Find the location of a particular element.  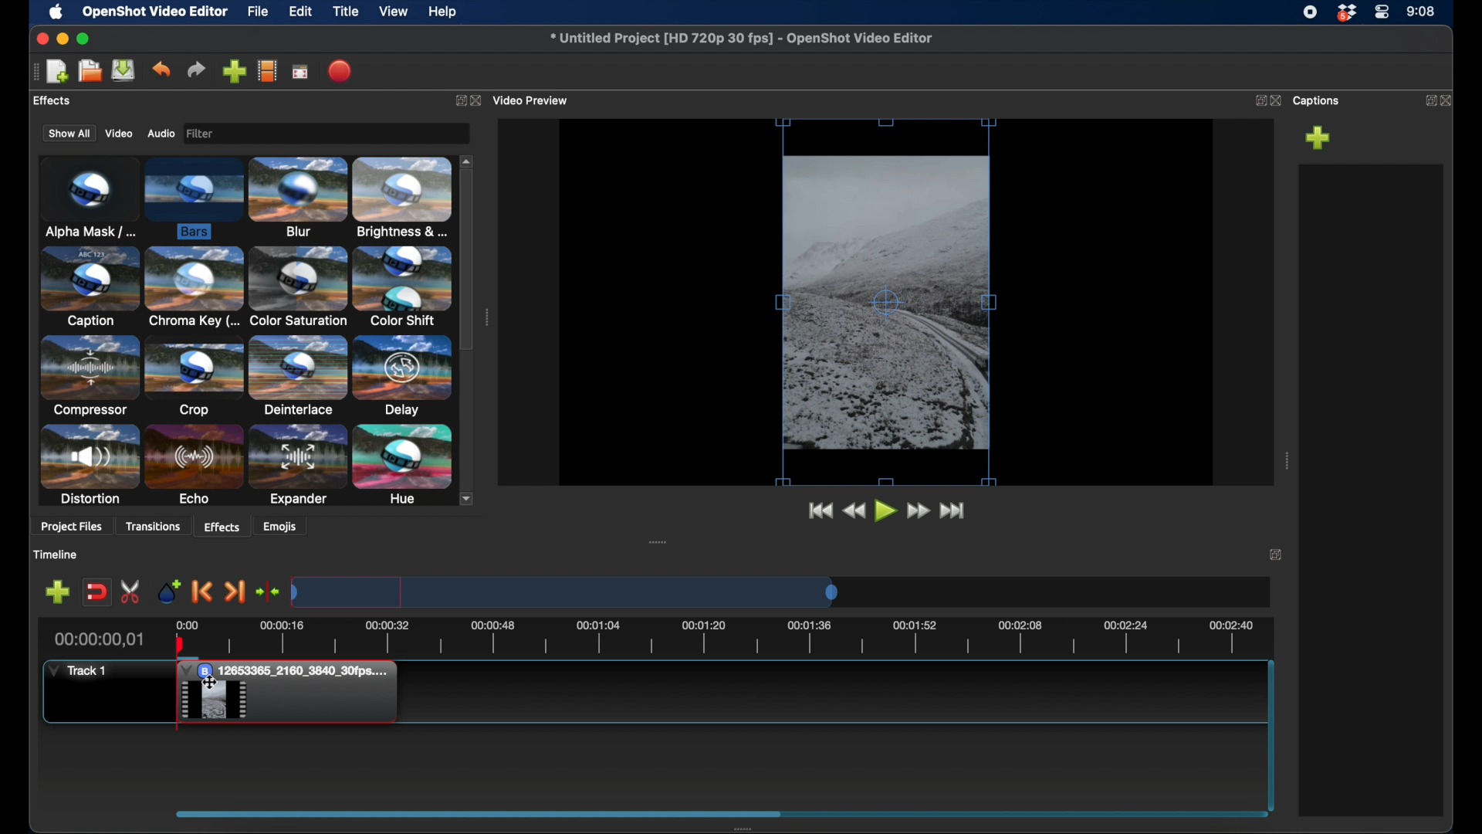

export video is located at coordinates (338, 71).